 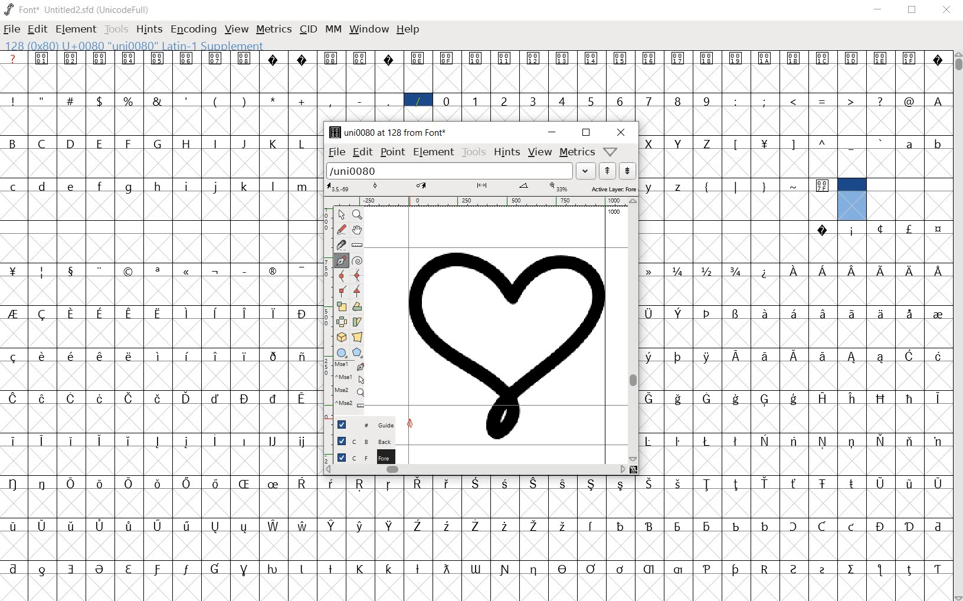 What do you see at coordinates (793, 440) in the screenshot?
I see `glyph` at bounding box center [793, 440].